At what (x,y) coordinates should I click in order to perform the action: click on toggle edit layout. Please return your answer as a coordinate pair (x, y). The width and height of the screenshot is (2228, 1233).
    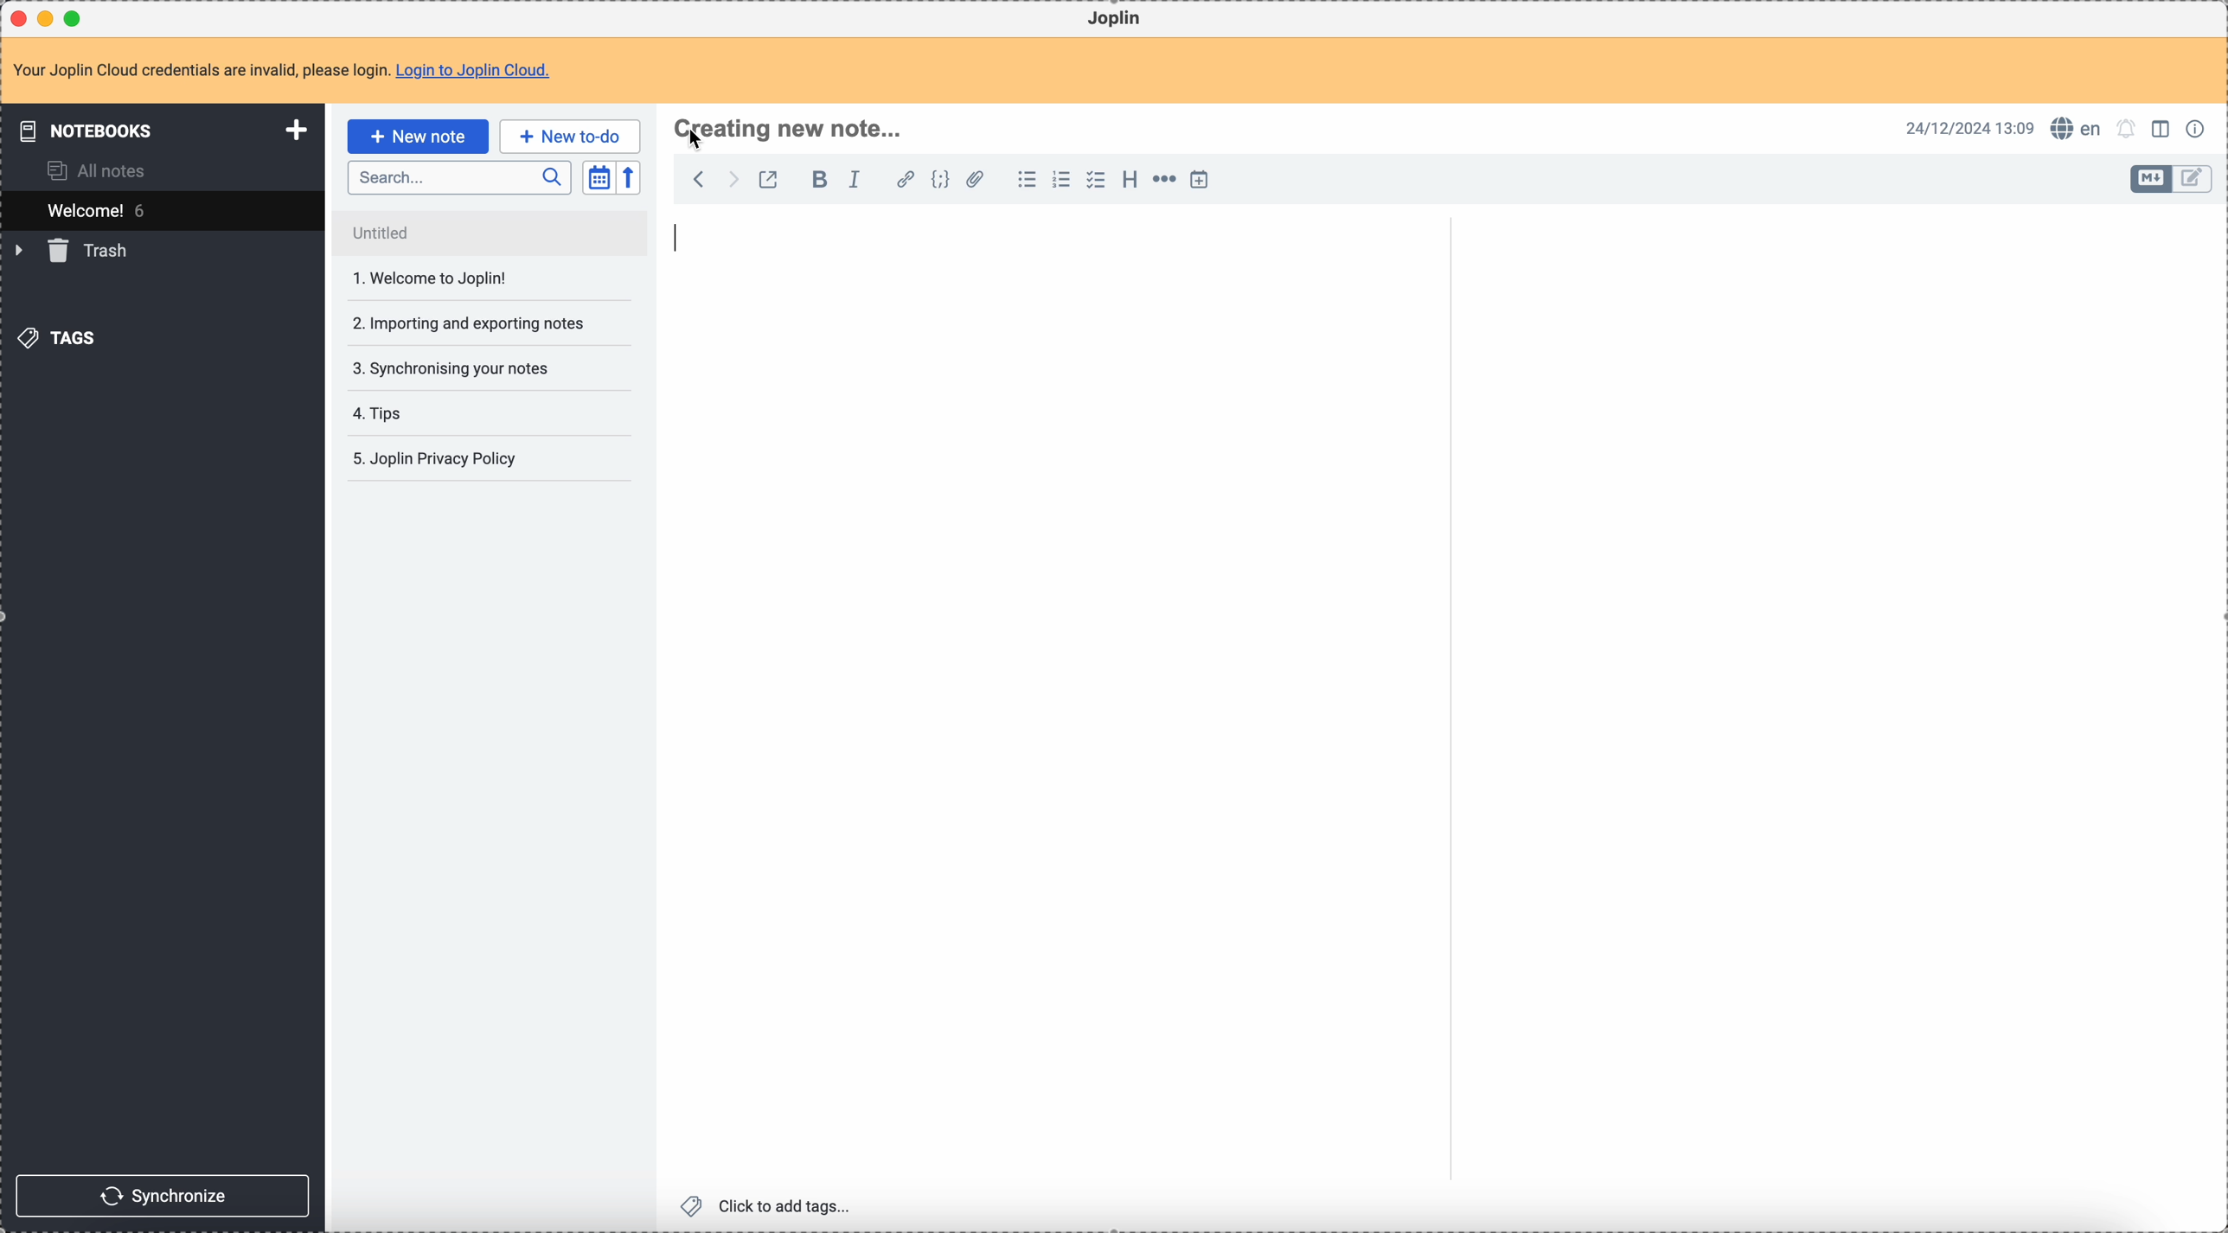
    Looking at the image, I should click on (2163, 127).